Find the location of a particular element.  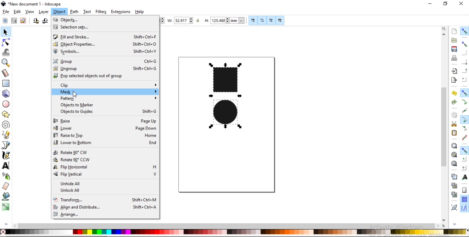

copy is located at coordinates (455, 116).